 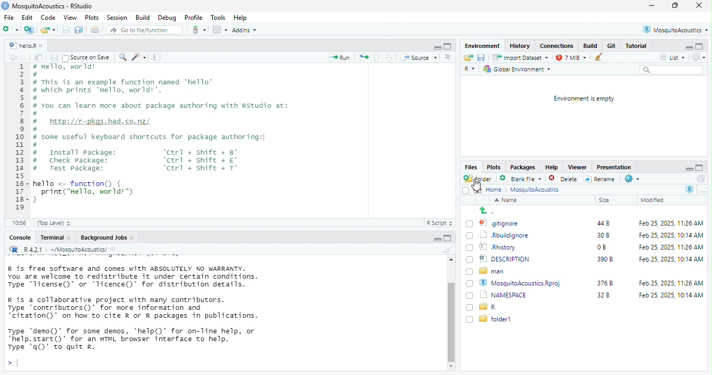 I want to click on open an existing file, so click(x=469, y=58).